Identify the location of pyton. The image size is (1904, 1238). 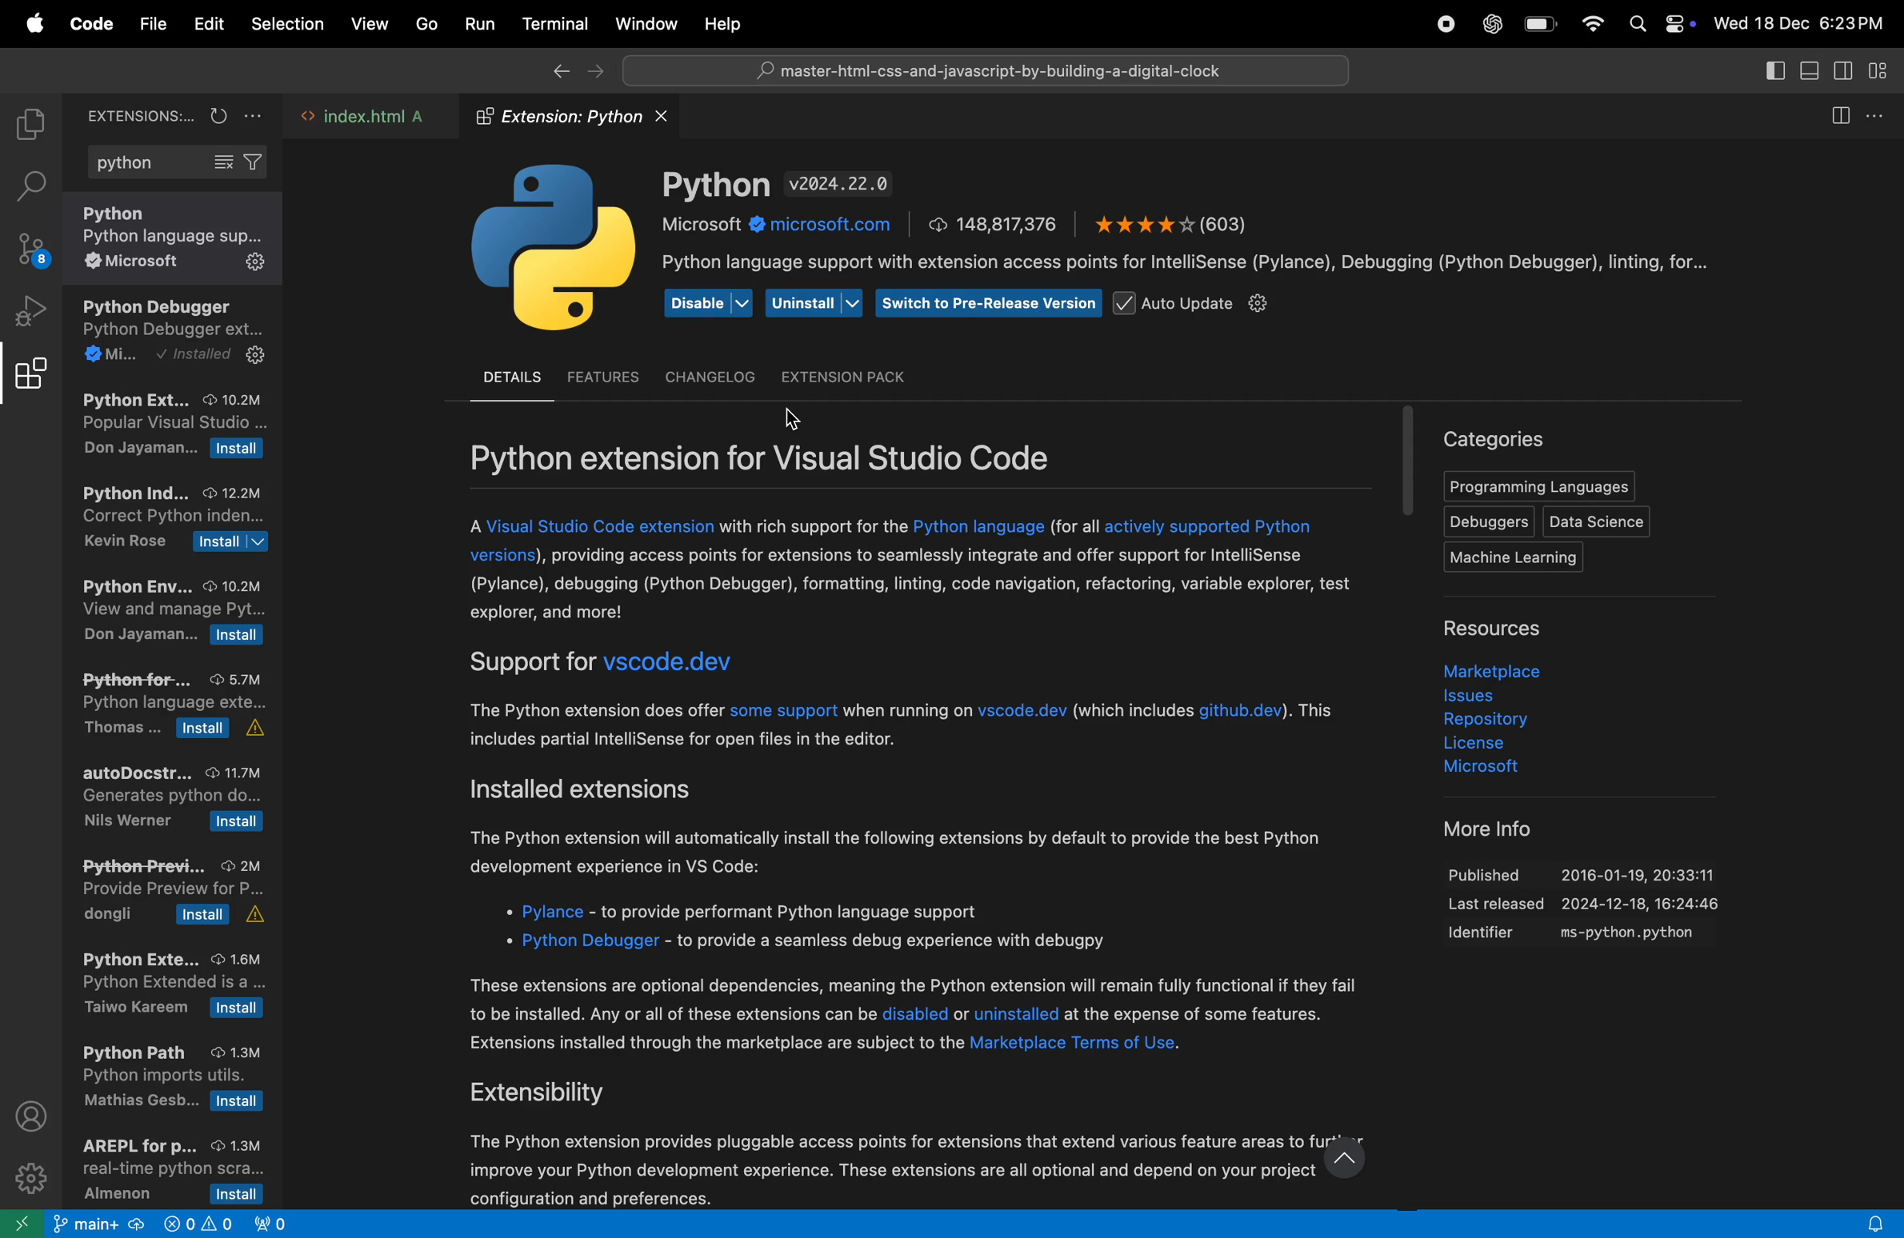
(717, 185).